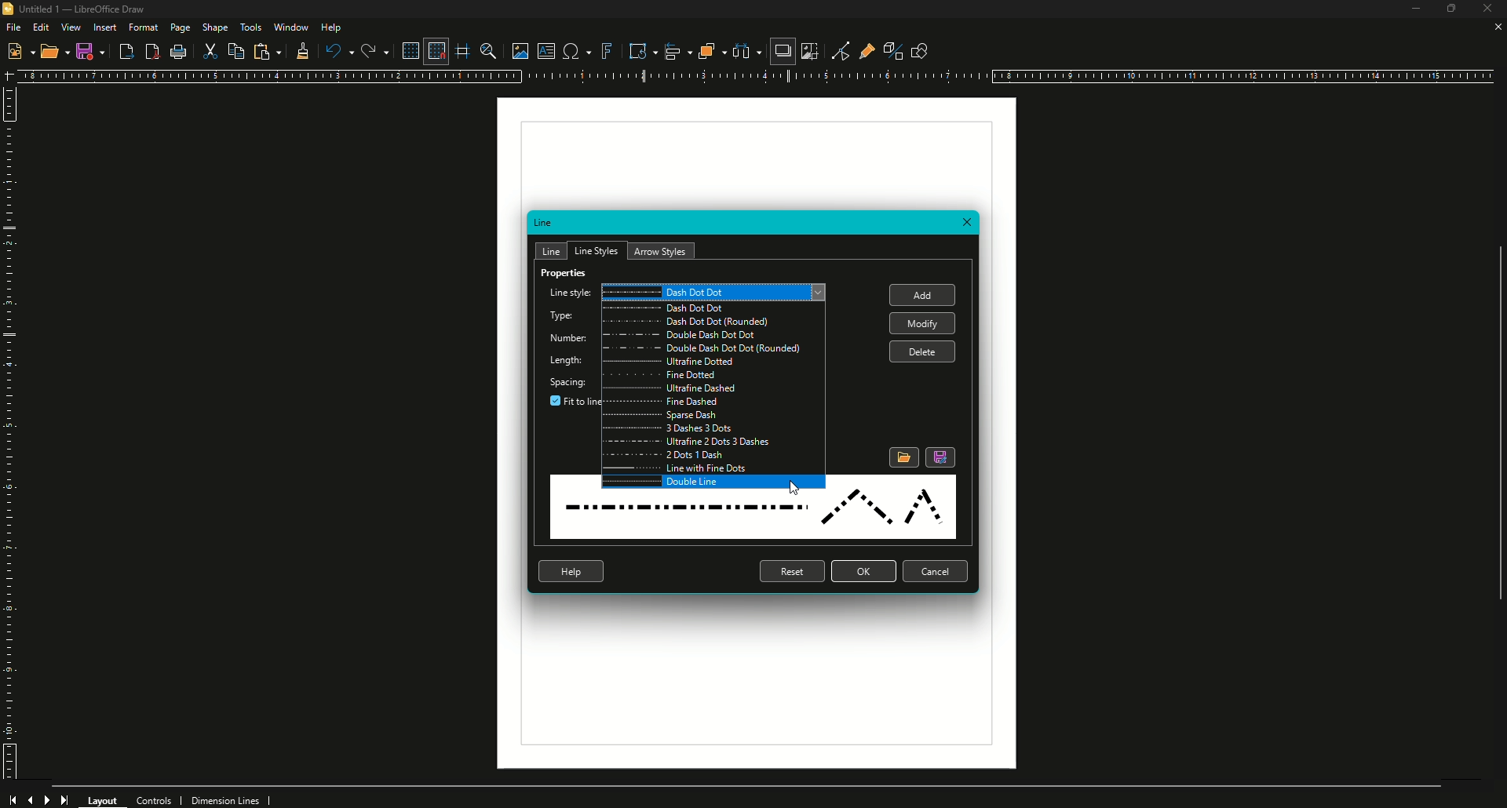  What do you see at coordinates (104, 799) in the screenshot?
I see `Layout` at bounding box center [104, 799].